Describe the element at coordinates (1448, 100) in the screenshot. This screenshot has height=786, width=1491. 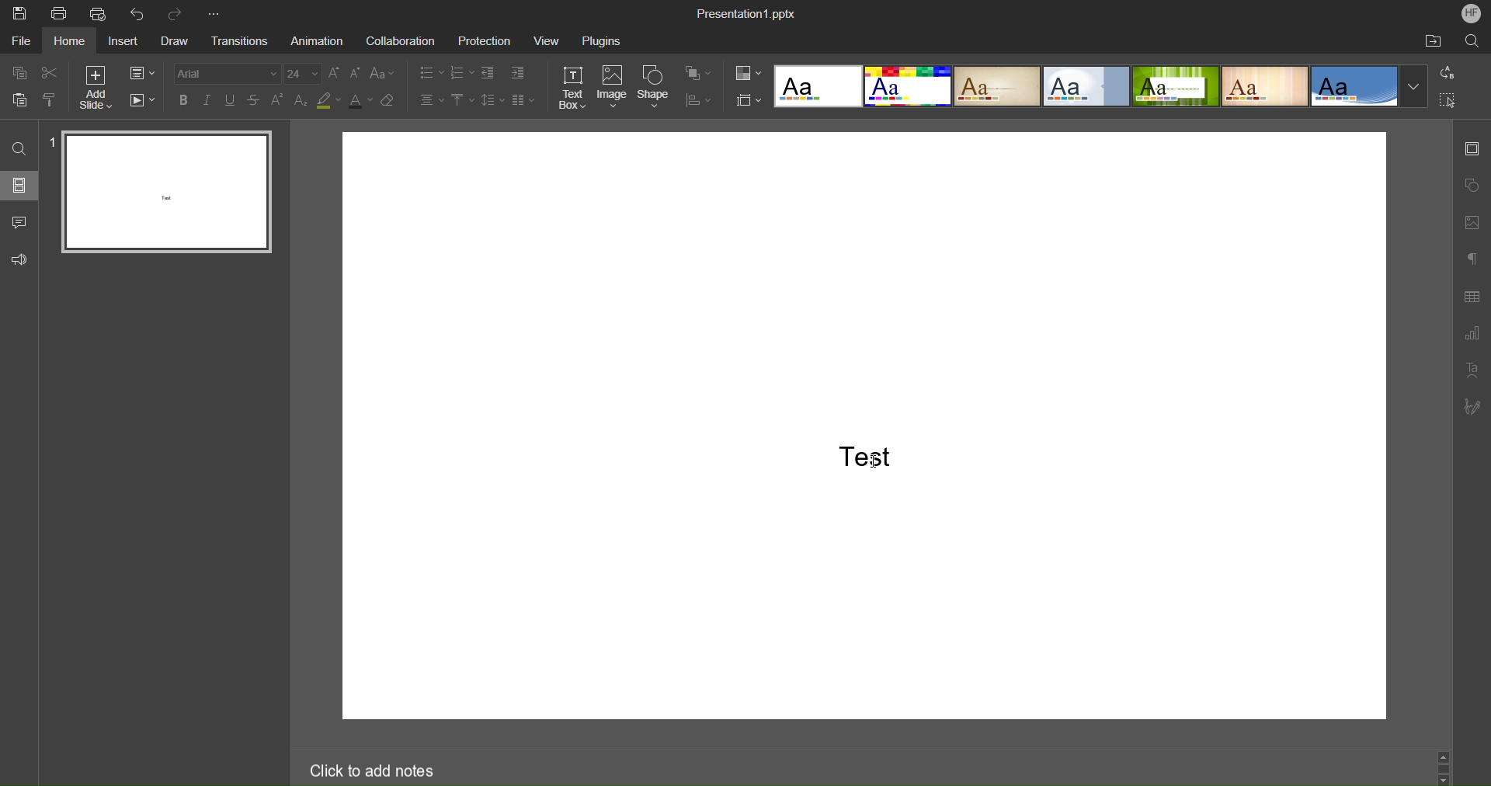
I see `Select` at that location.